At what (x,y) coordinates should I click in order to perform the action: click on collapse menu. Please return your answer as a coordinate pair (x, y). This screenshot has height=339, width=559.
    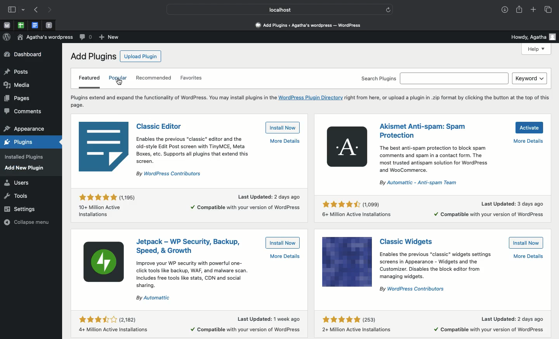
    Looking at the image, I should click on (26, 222).